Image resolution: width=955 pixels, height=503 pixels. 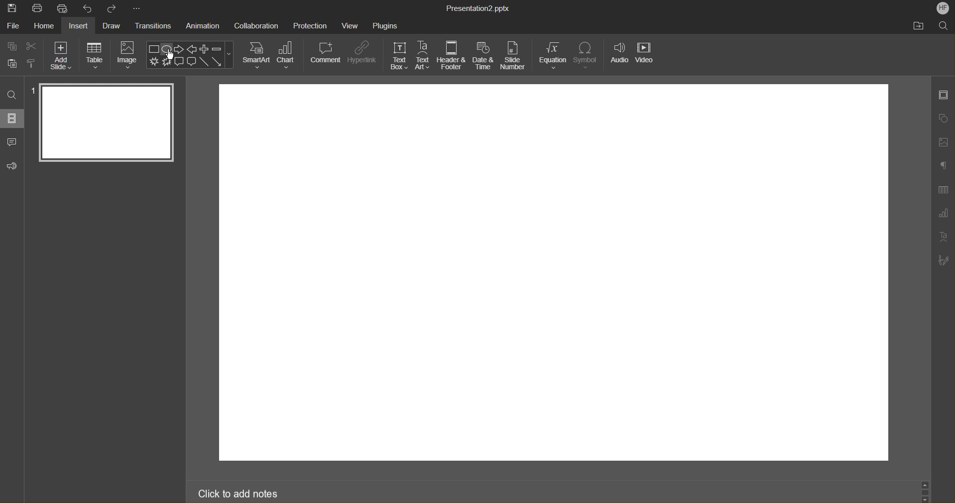 What do you see at coordinates (113, 8) in the screenshot?
I see `Redo` at bounding box center [113, 8].